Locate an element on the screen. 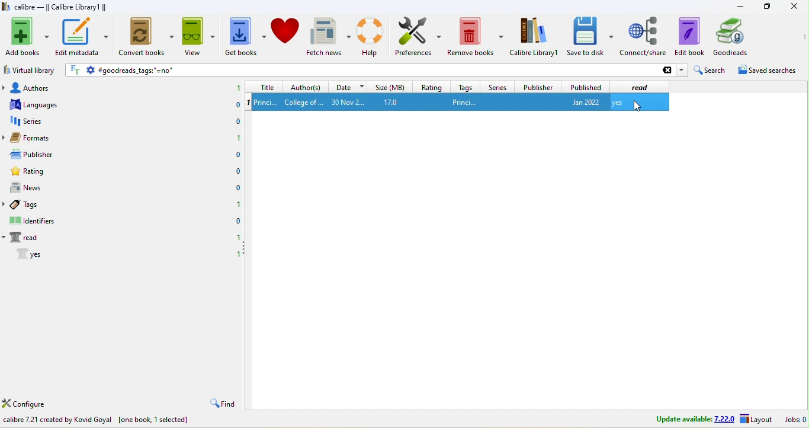 The image size is (809, 428). donate is located at coordinates (287, 36).